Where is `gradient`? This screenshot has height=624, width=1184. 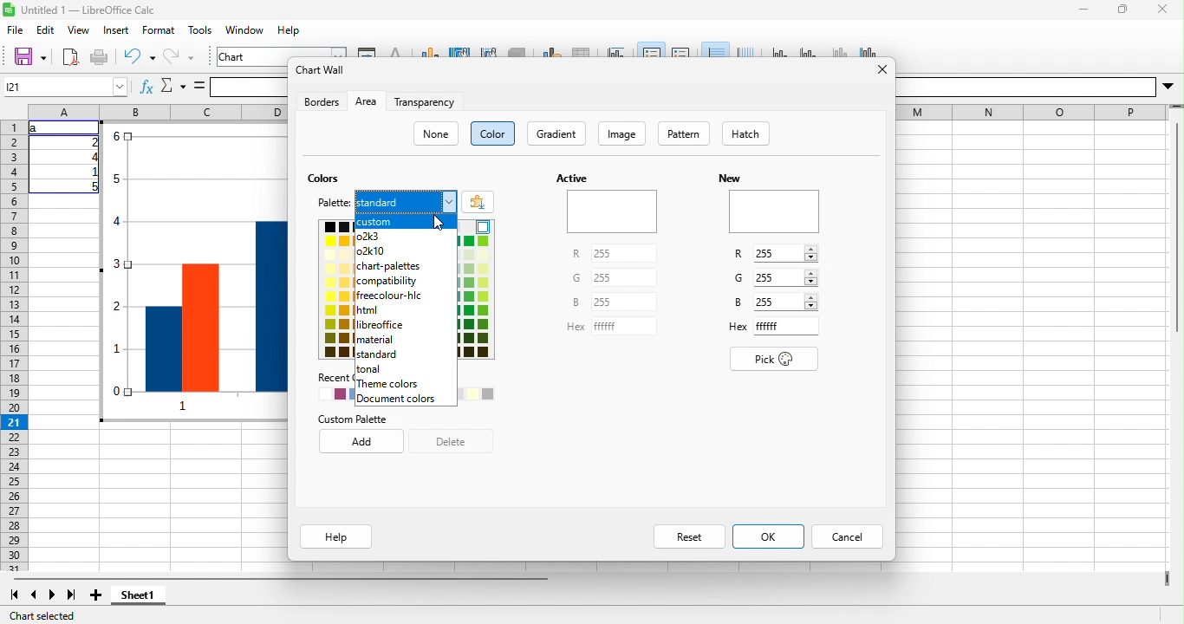
gradient is located at coordinates (556, 133).